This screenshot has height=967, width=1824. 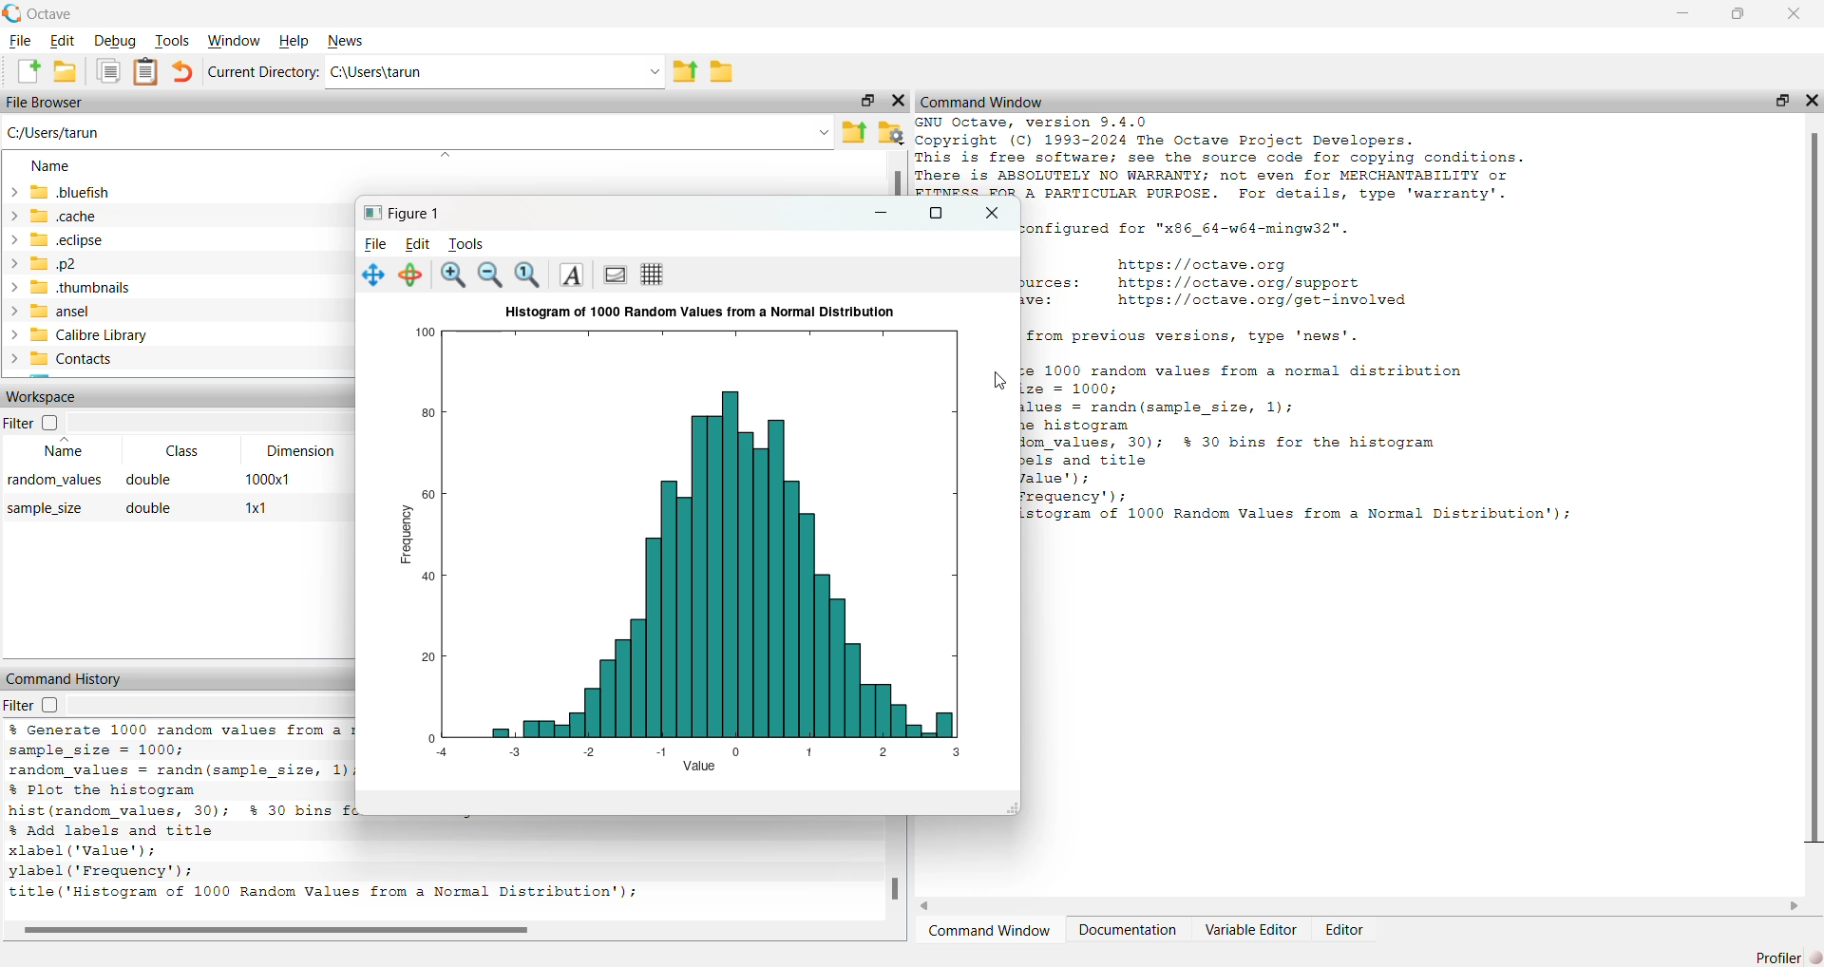 What do you see at coordinates (182, 70) in the screenshot?
I see `undo` at bounding box center [182, 70].